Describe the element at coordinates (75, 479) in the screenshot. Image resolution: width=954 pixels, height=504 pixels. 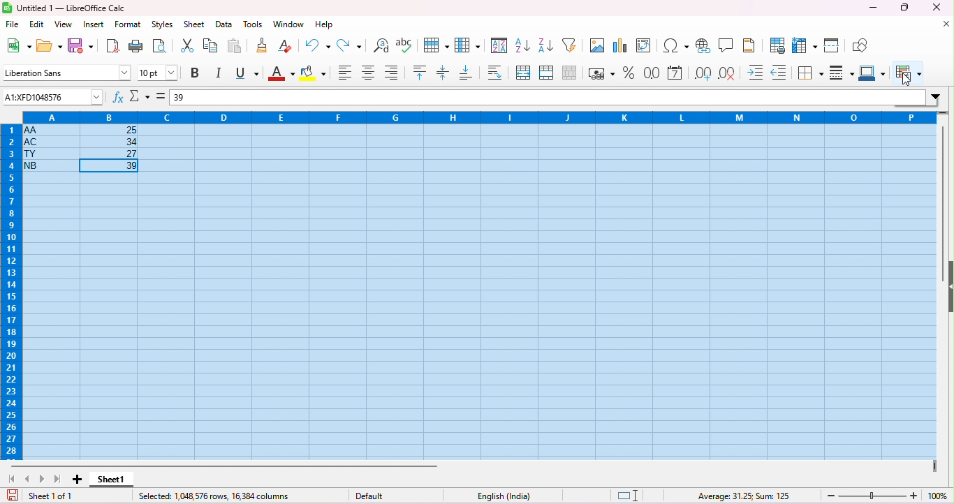
I see `add sheet1` at that location.